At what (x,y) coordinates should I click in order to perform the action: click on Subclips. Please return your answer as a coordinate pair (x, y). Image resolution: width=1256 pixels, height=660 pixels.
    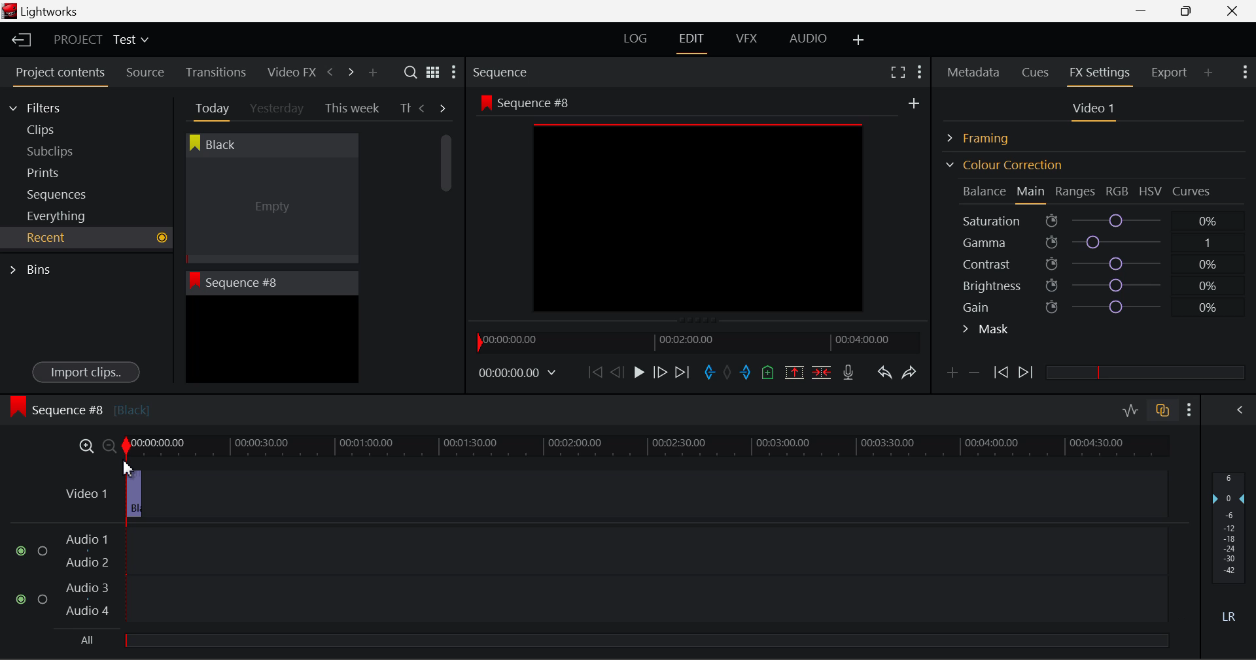
    Looking at the image, I should click on (63, 151).